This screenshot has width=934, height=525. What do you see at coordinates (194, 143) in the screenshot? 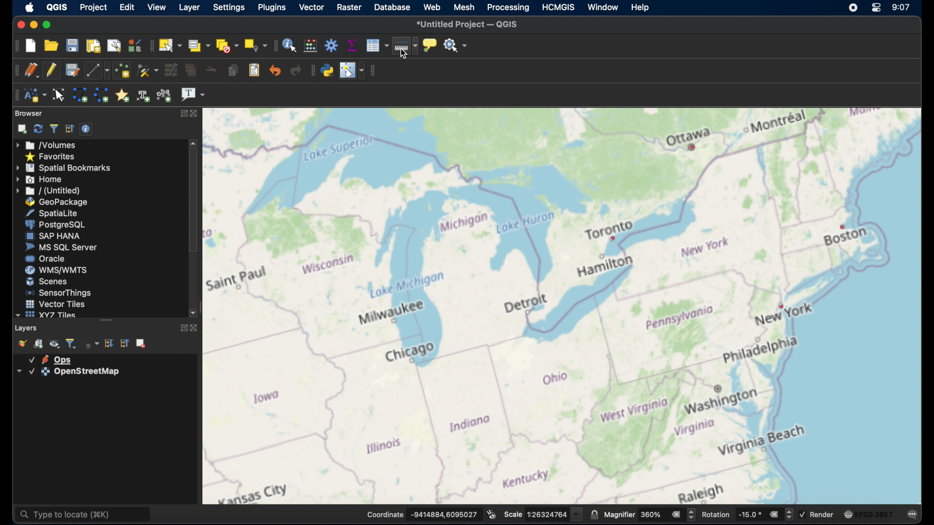
I see `scroll up arrow` at bounding box center [194, 143].